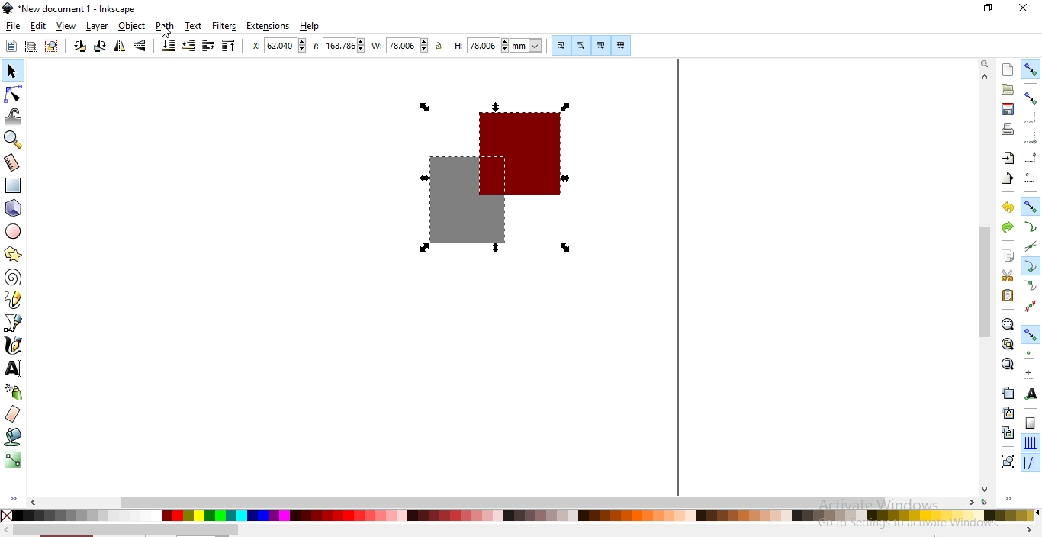  Describe the element at coordinates (989, 9) in the screenshot. I see `restore down` at that location.